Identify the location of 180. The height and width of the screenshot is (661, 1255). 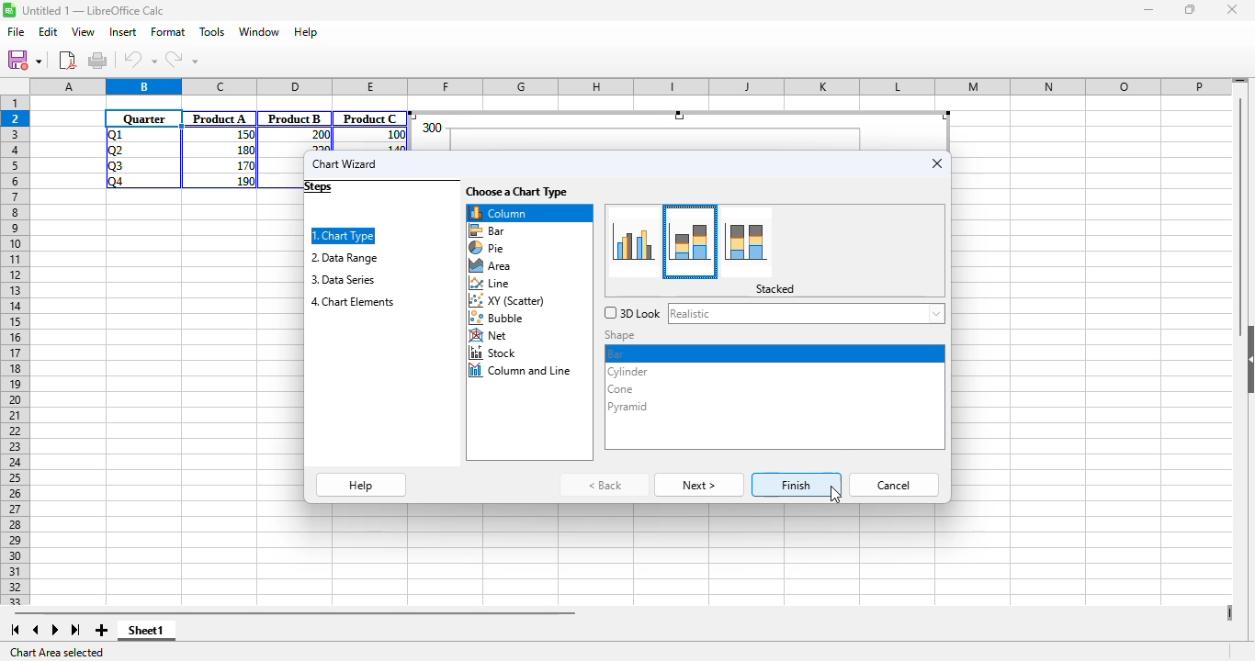
(243, 149).